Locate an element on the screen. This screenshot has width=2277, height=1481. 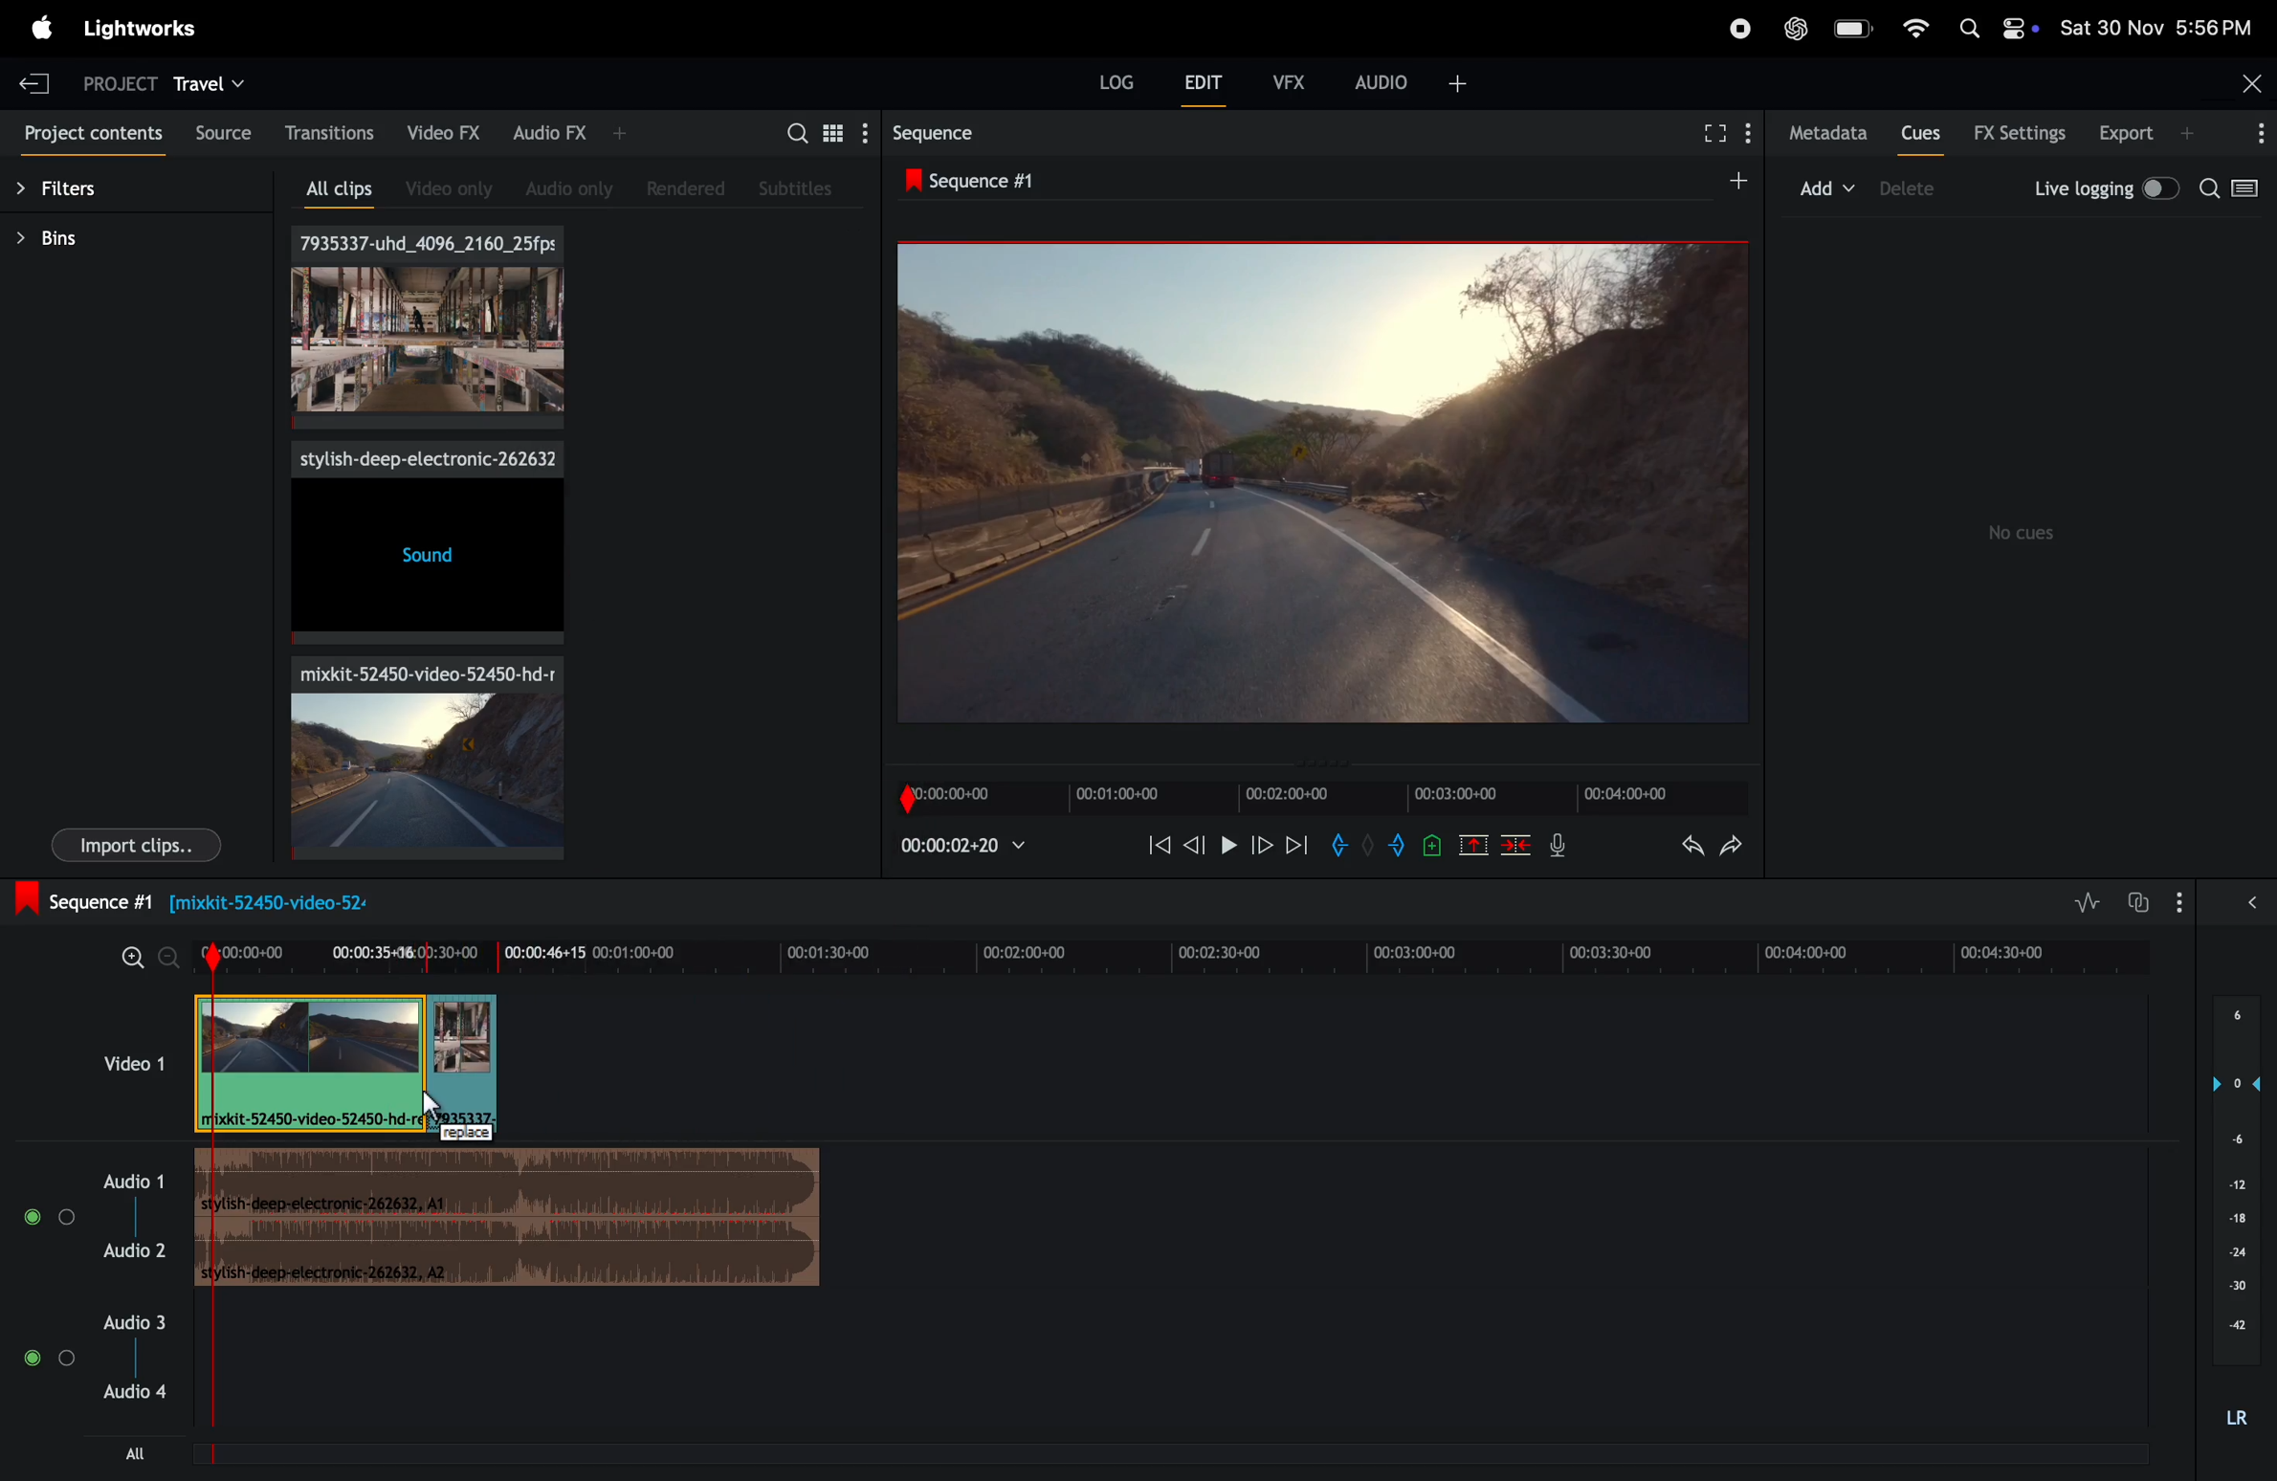
audip track is located at coordinates (513, 1221).